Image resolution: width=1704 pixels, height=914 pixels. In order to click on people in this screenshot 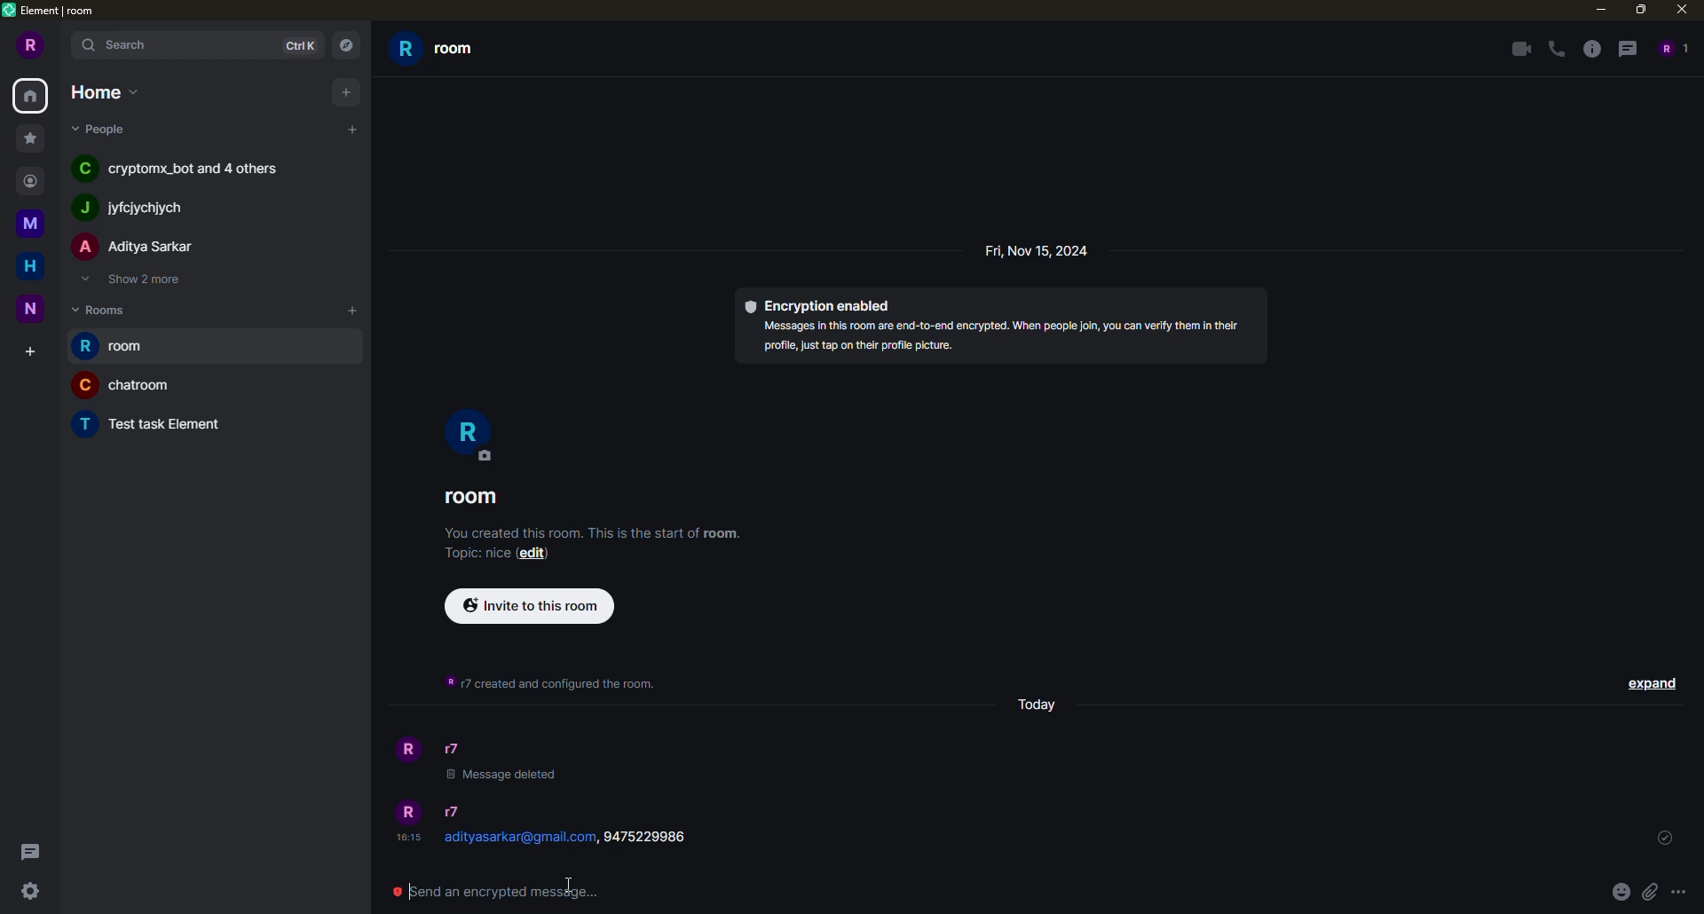, I will do `click(461, 749)`.